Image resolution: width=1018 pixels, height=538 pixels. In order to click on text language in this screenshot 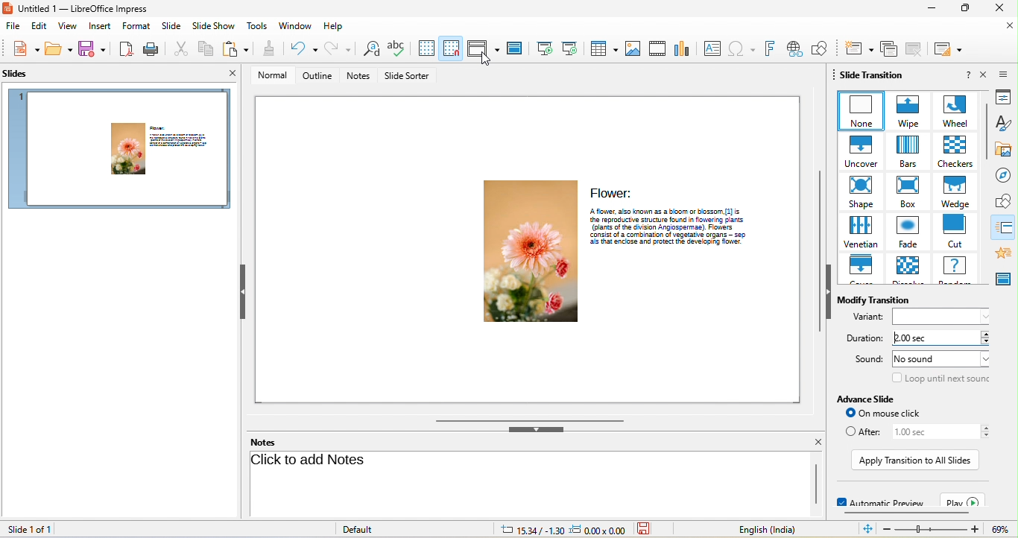, I will do `click(775, 531)`.